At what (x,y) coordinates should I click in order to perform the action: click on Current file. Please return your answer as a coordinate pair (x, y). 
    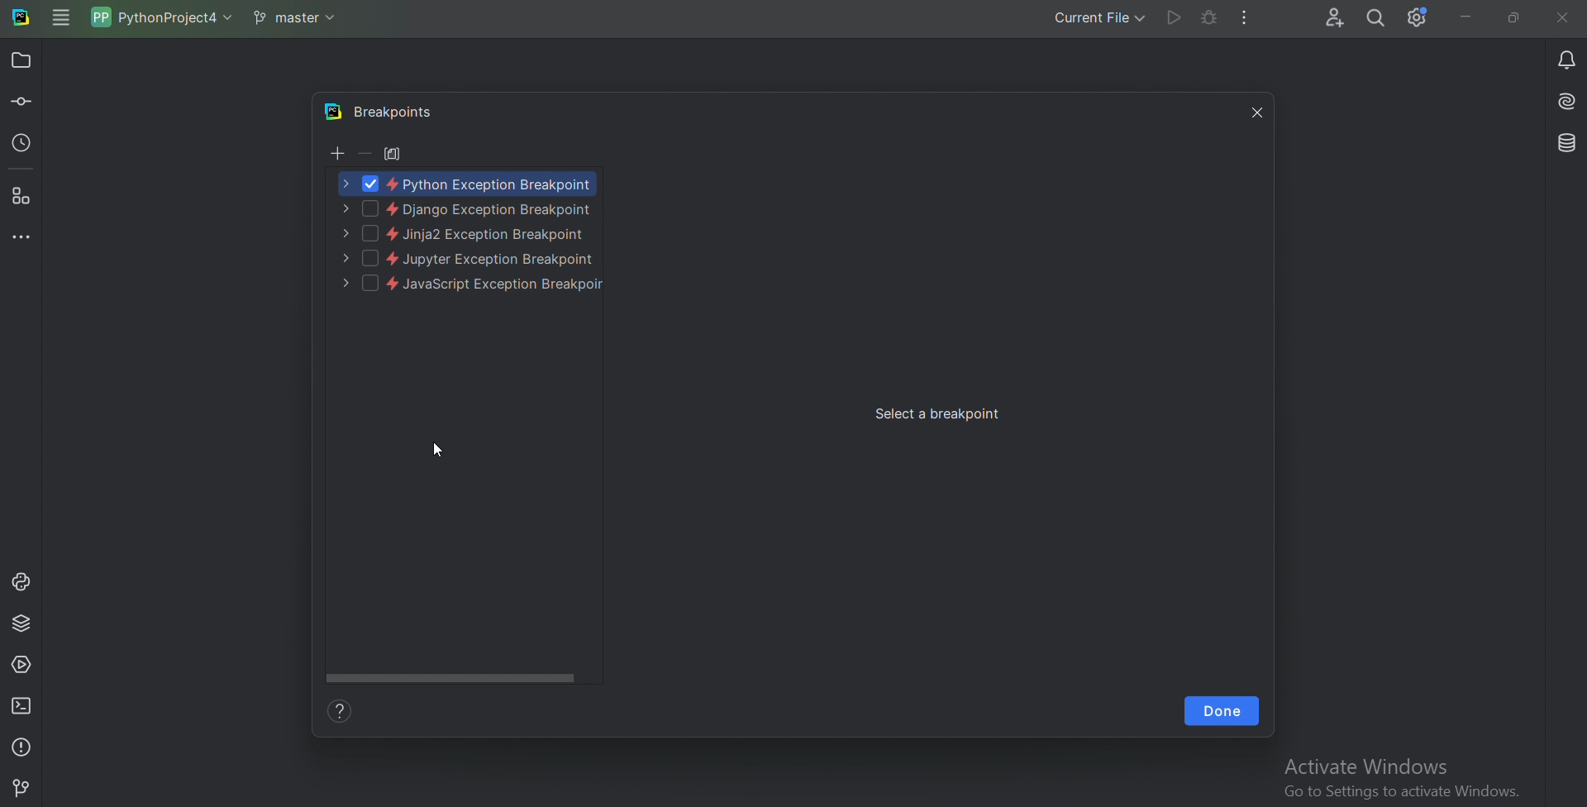
    Looking at the image, I should click on (1099, 20).